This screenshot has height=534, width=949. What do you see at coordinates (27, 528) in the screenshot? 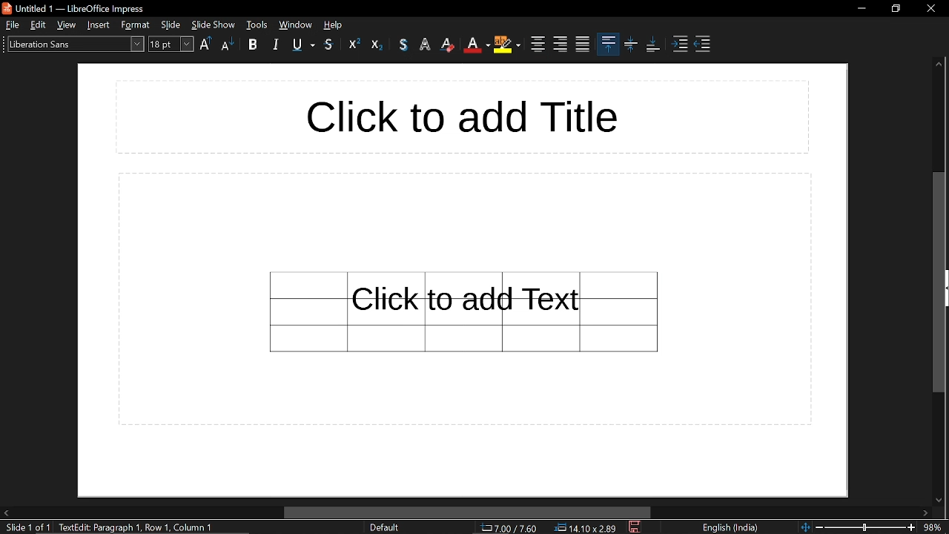
I see `slide 1 of 1` at bounding box center [27, 528].